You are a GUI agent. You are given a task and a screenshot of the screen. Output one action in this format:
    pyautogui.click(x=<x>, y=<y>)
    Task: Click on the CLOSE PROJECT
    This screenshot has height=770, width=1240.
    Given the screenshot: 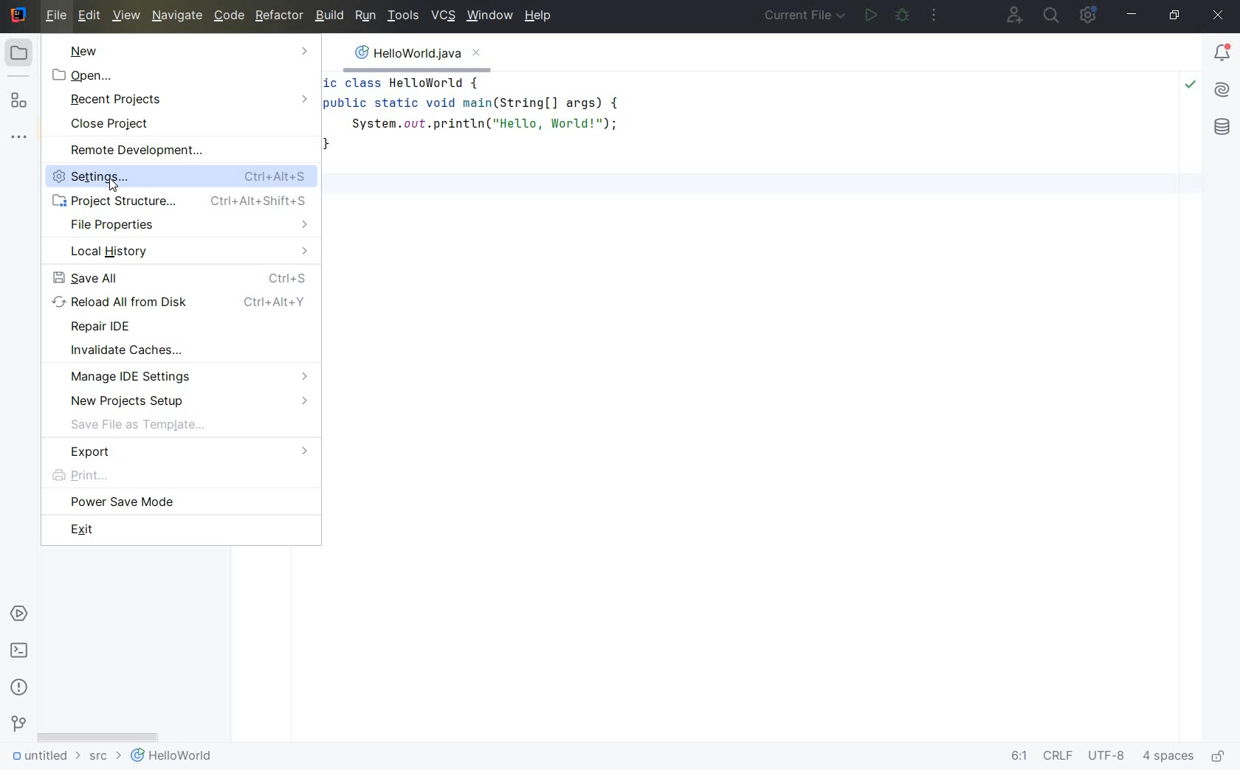 What is the action you would take?
    pyautogui.click(x=190, y=125)
    